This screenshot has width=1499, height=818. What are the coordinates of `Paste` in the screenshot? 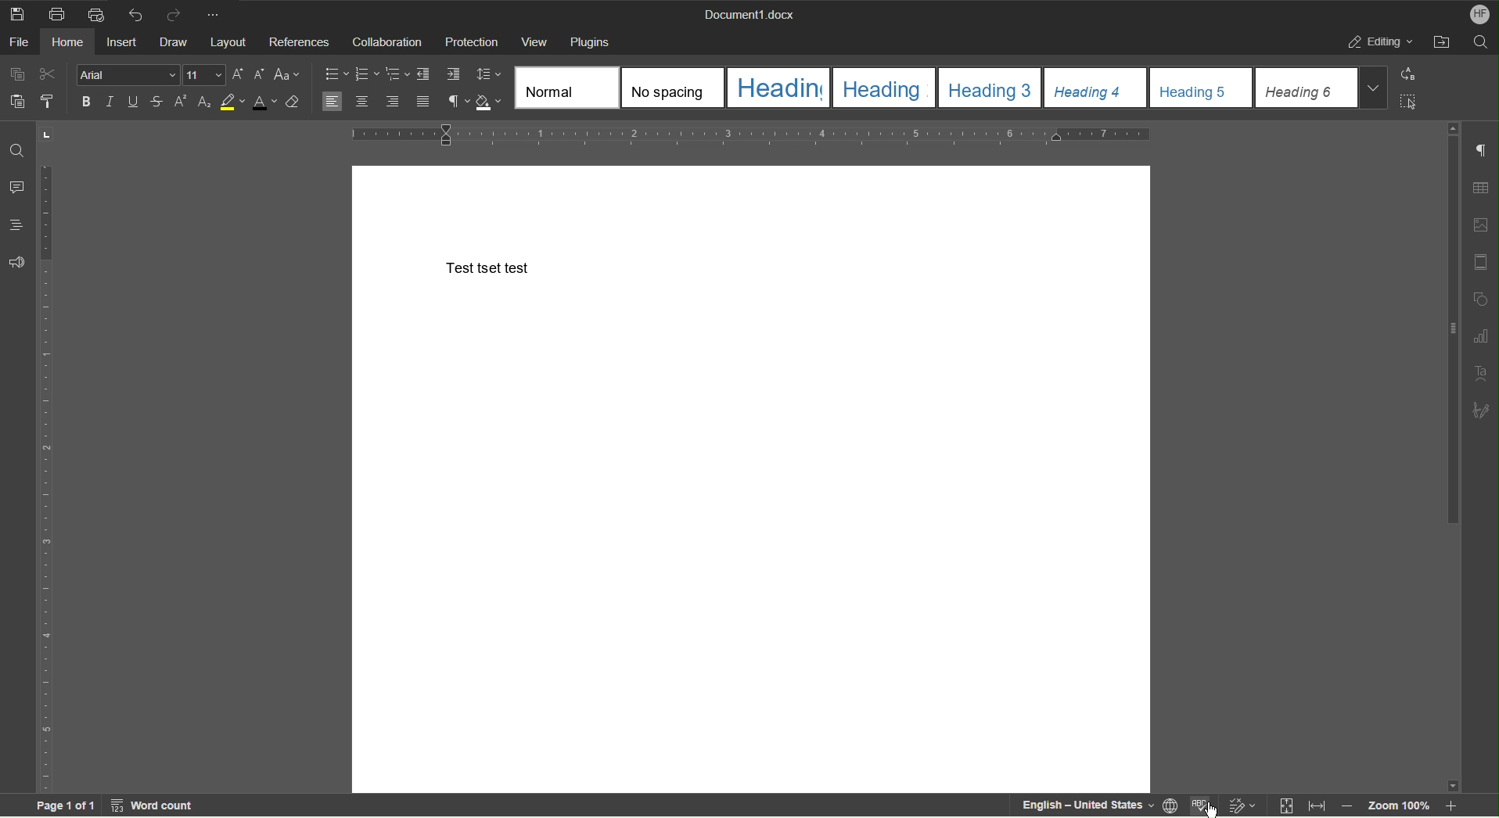 It's located at (14, 100).